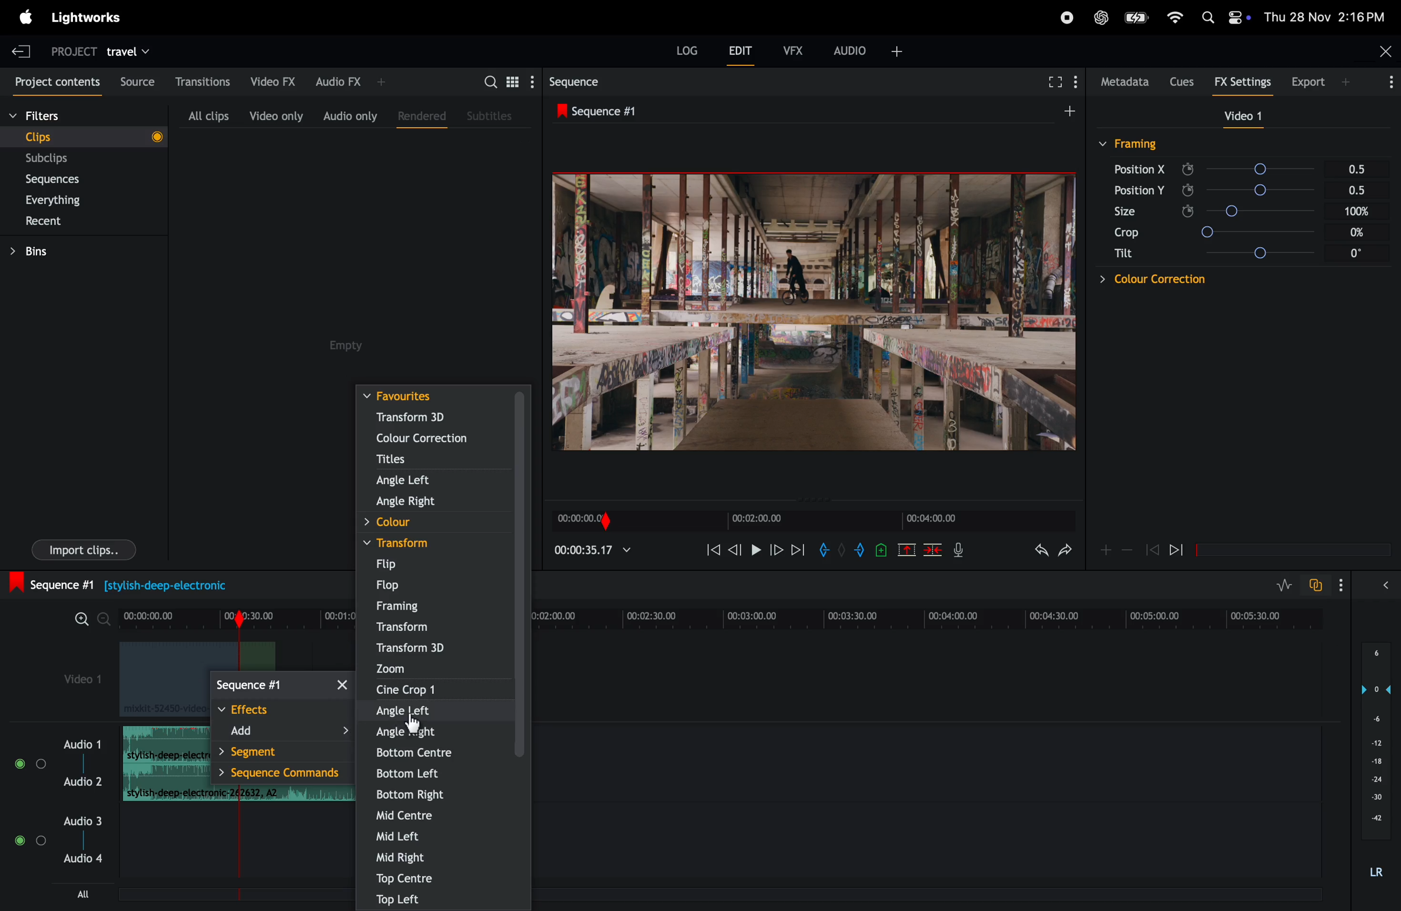  I want to click on size, so click(1134, 211).